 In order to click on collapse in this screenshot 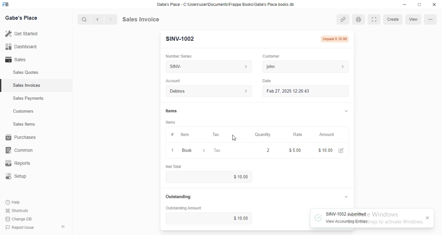, I will do `click(63, 226)`.